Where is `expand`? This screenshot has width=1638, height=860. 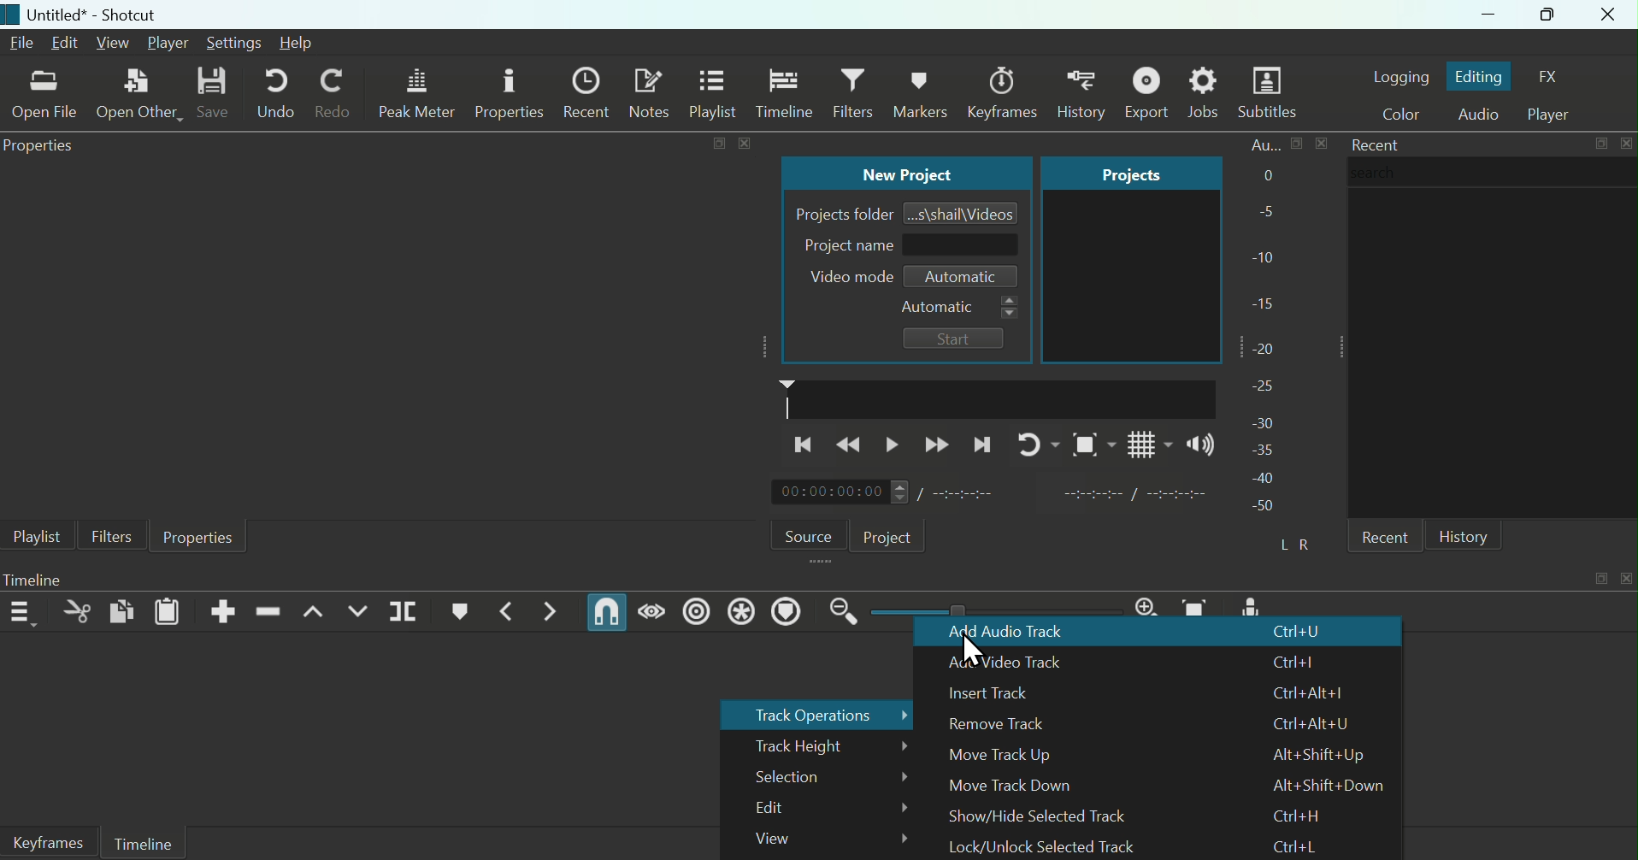 expand is located at coordinates (718, 144).